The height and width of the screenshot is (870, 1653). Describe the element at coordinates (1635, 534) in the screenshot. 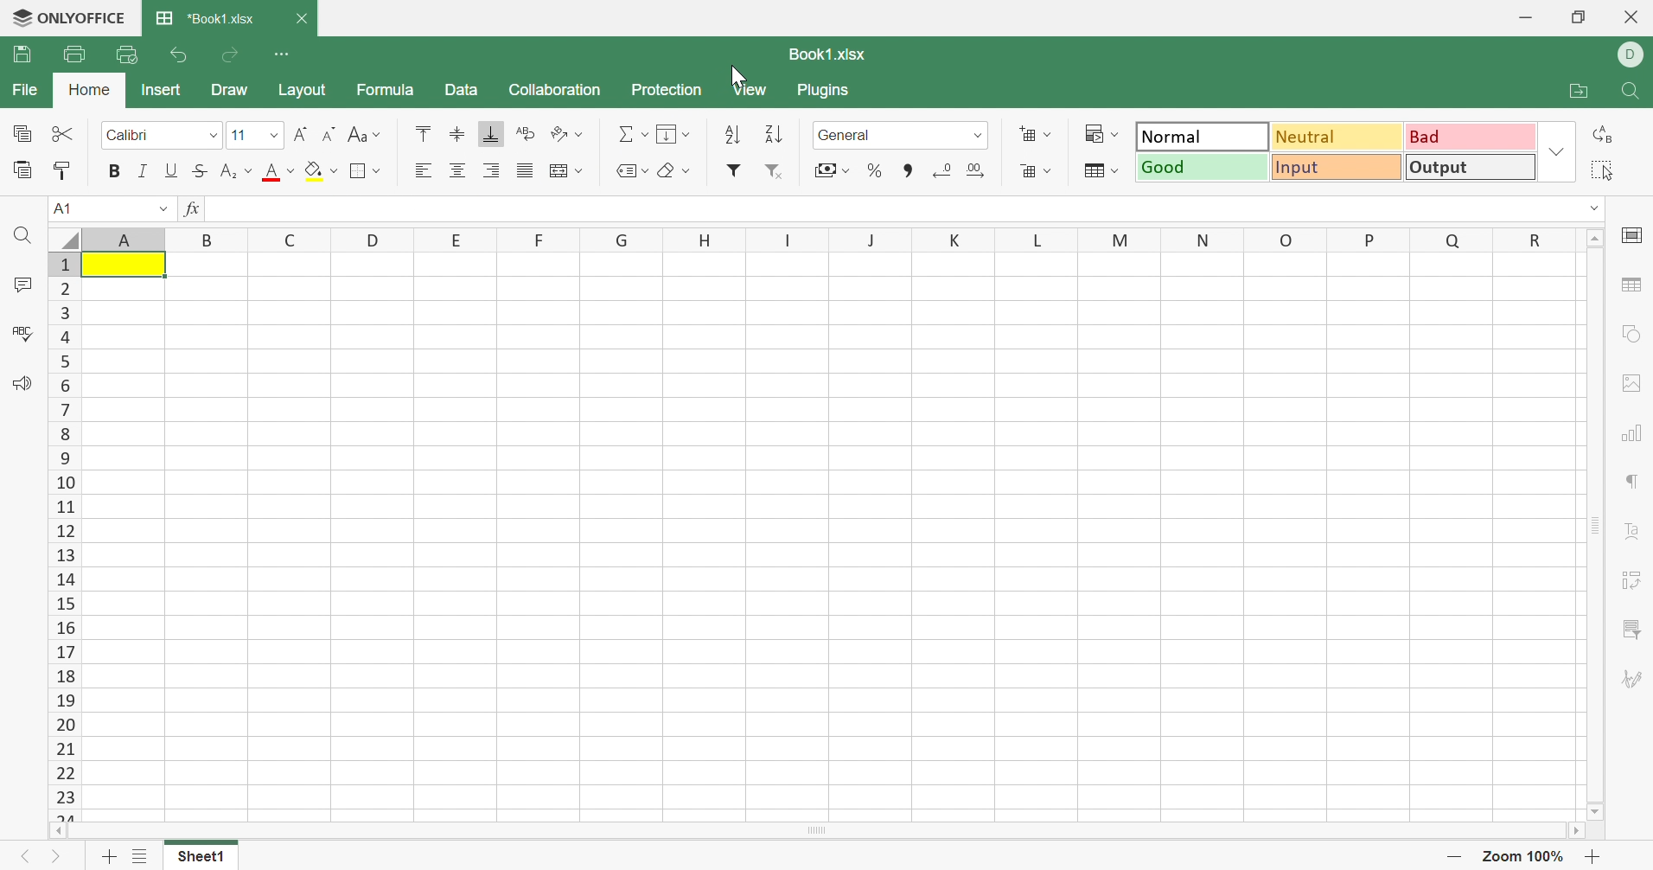

I see `Text Art settings` at that location.